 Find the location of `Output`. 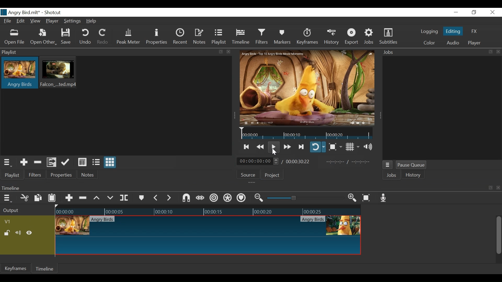

Output is located at coordinates (20, 212).